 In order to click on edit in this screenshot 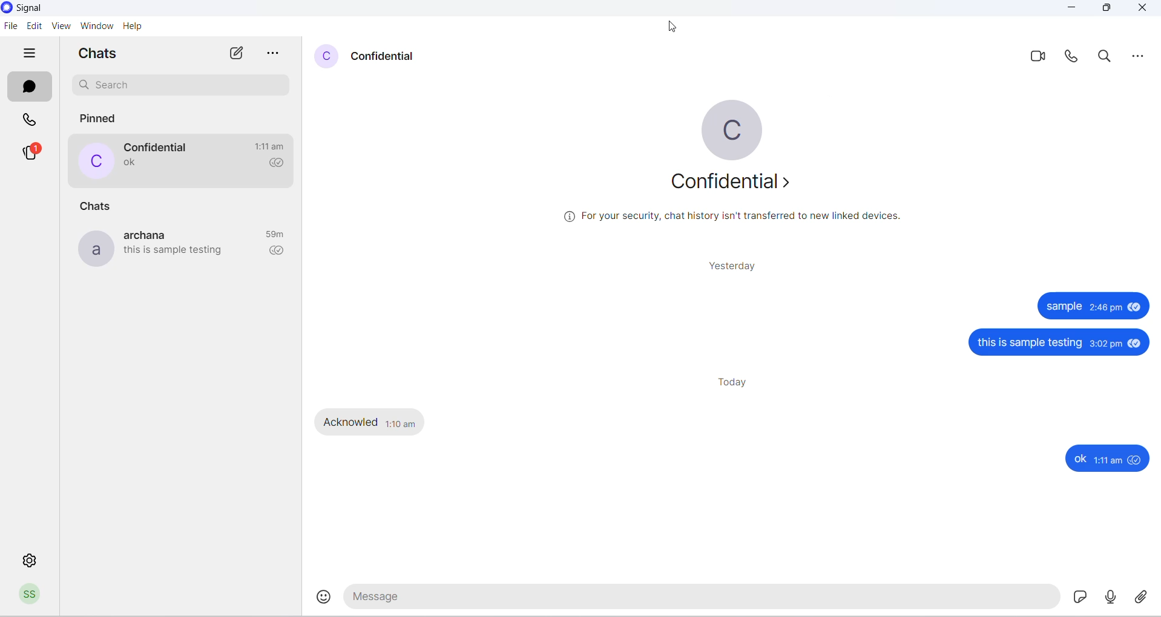, I will do `click(33, 27)`.